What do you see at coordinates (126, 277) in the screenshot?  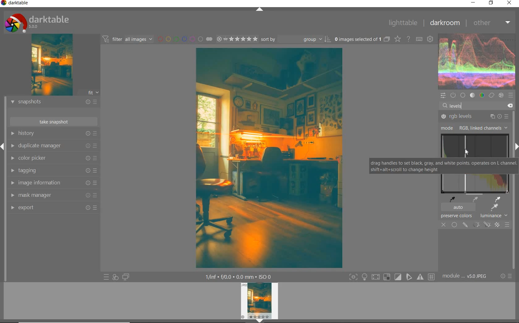 I see `display a second darkroom image below` at bounding box center [126, 277].